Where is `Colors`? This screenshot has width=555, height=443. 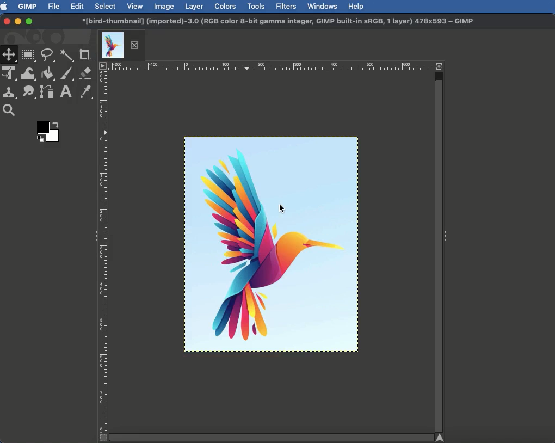 Colors is located at coordinates (225, 7).